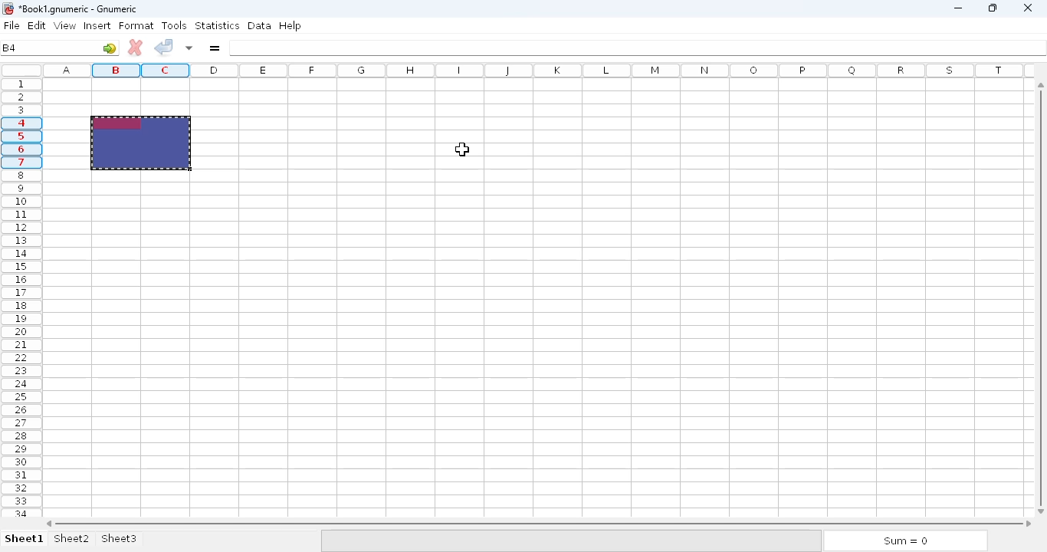 This screenshot has height=552, width=1047. I want to click on help, so click(290, 26).